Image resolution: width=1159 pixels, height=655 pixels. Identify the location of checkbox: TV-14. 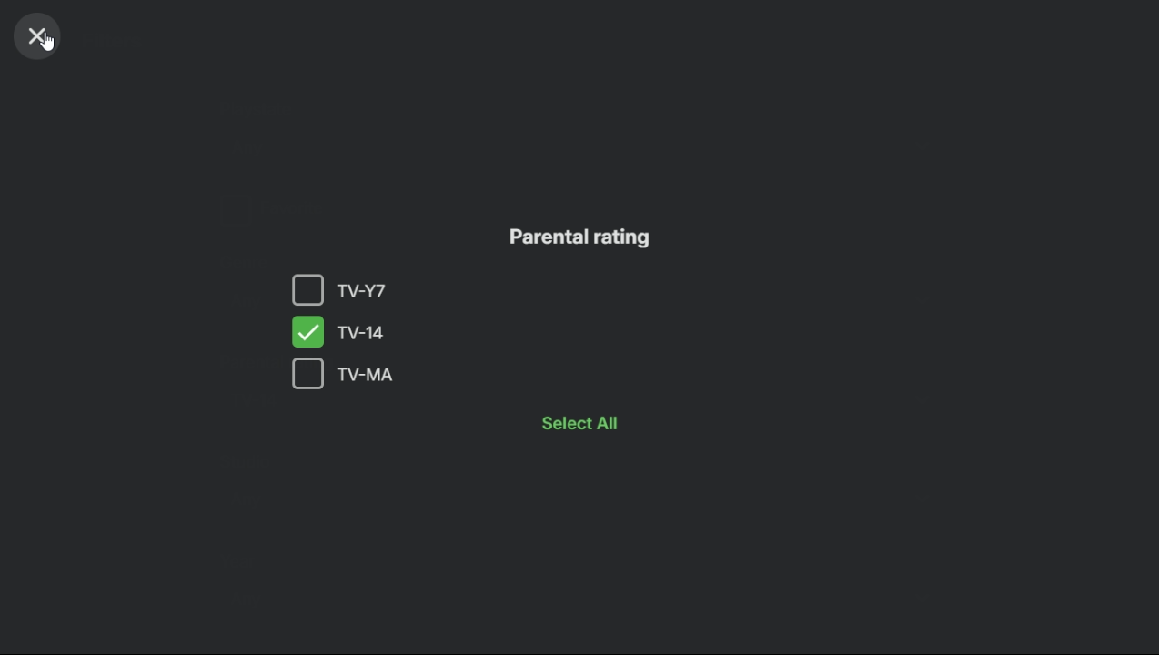
(362, 331).